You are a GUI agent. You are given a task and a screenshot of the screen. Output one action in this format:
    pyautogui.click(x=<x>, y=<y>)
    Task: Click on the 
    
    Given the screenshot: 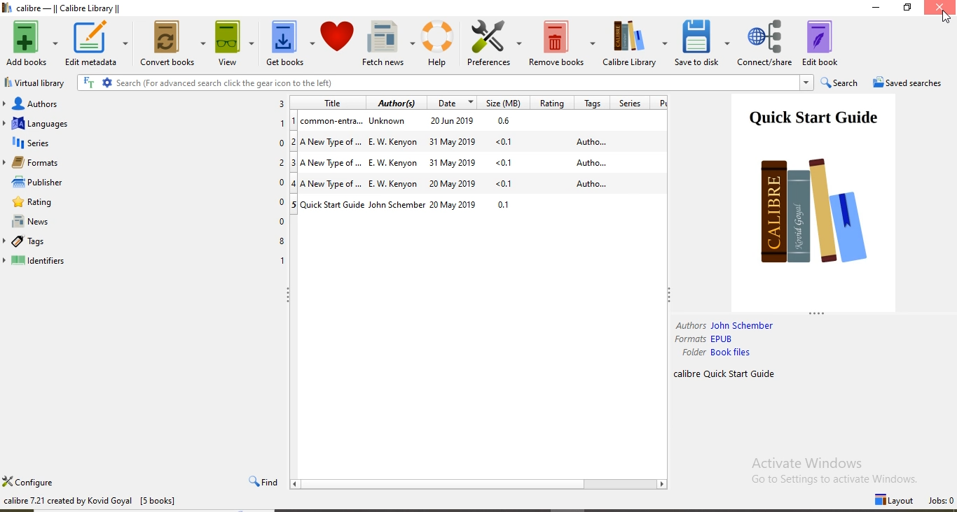 What is the action you would take?
    pyautogui.click(x=506, y=185)
    